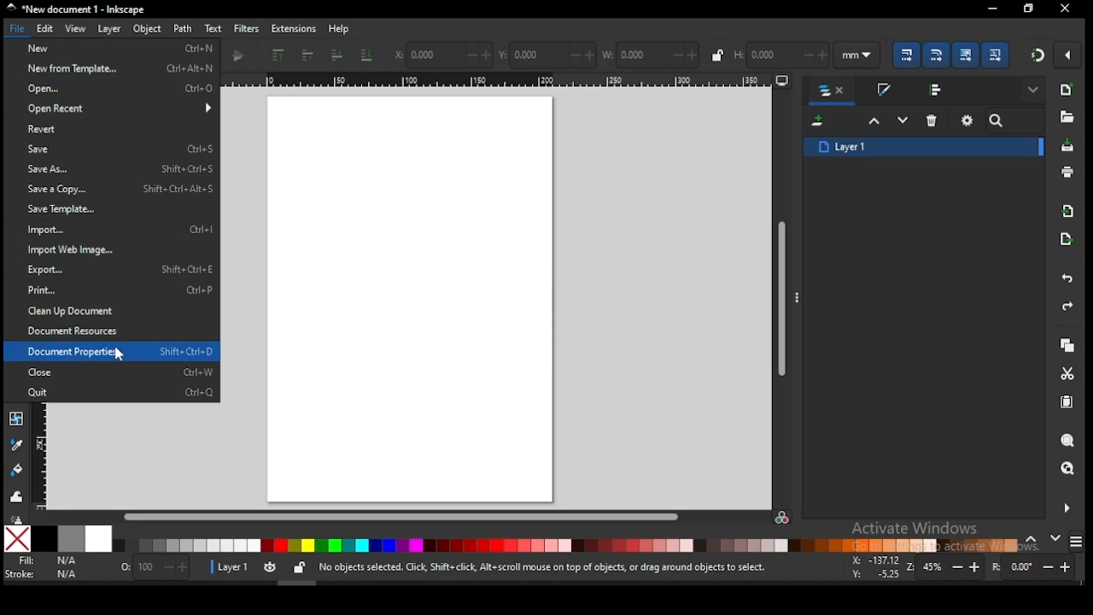 The height and width of the screenshot is (615, 1093). I want to click on paste, so click(1070, 404).